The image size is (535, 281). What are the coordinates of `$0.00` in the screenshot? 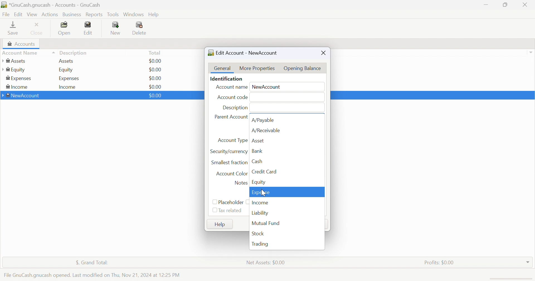 It's located at (155, 78).